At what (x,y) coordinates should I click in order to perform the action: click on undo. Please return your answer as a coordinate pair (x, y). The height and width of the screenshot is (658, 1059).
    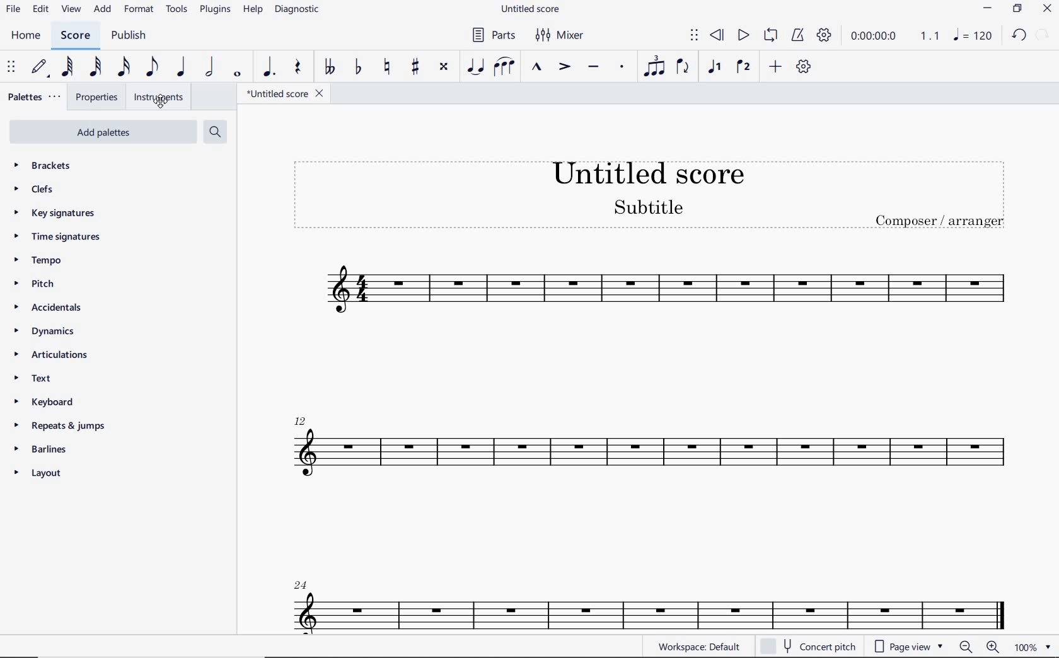
    Looking at the image, I should click on (1020, 36).